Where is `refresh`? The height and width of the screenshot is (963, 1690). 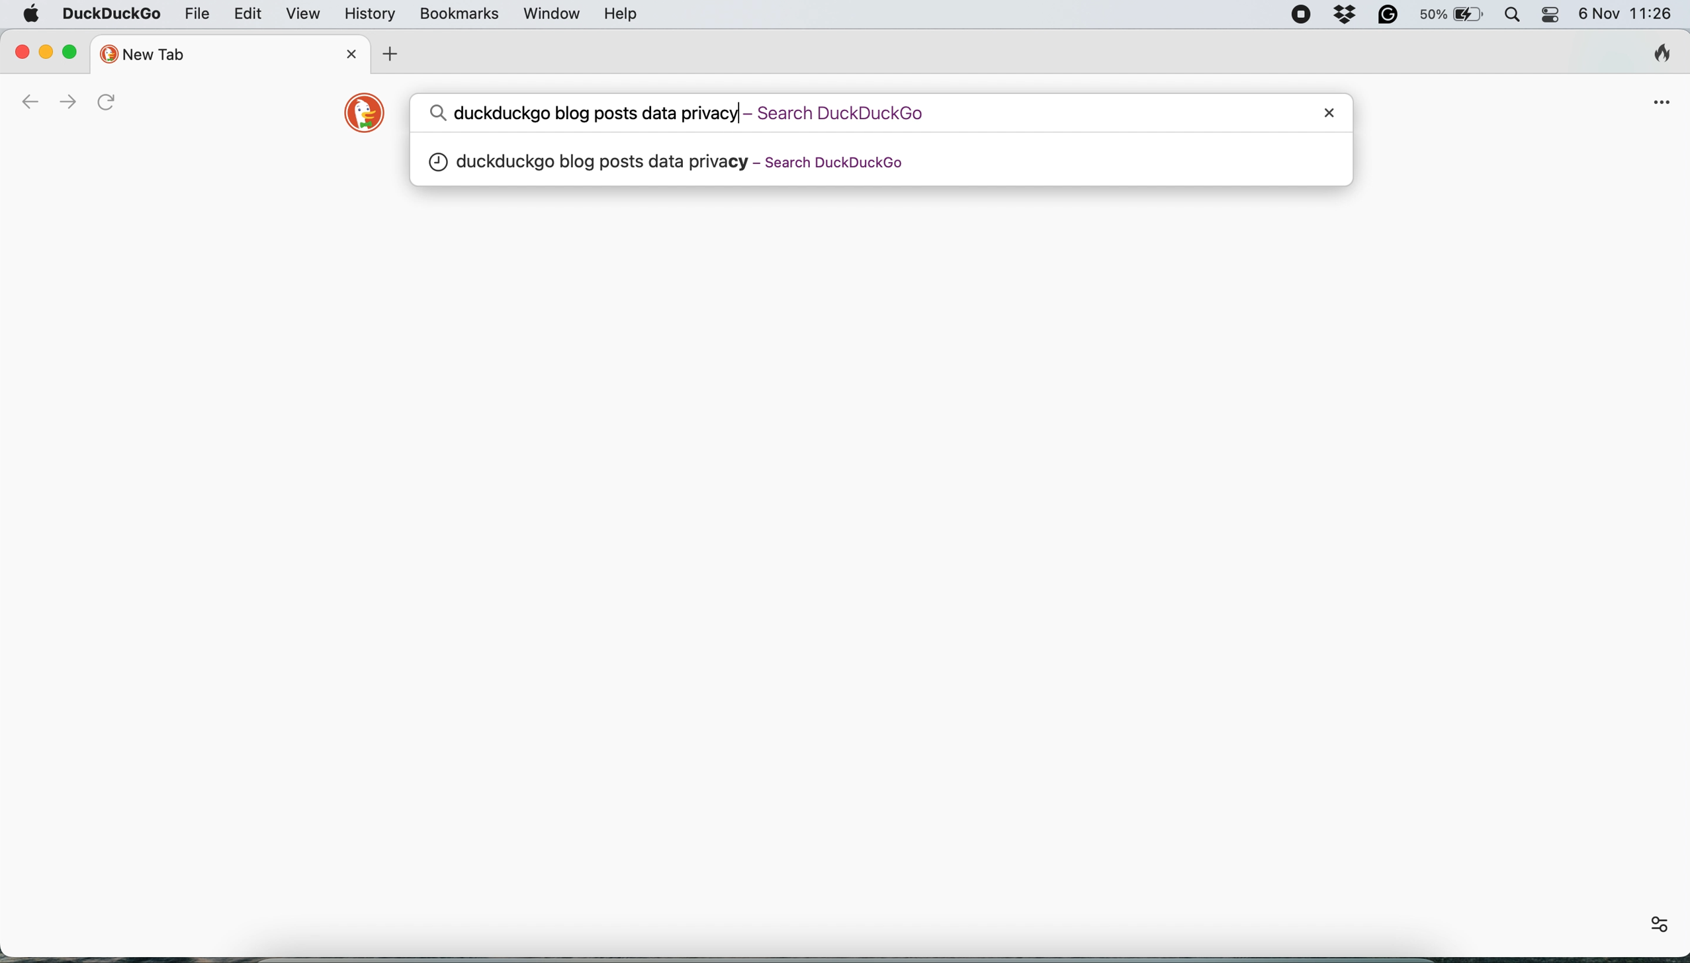 refresh is located at coordinates (109, 101).